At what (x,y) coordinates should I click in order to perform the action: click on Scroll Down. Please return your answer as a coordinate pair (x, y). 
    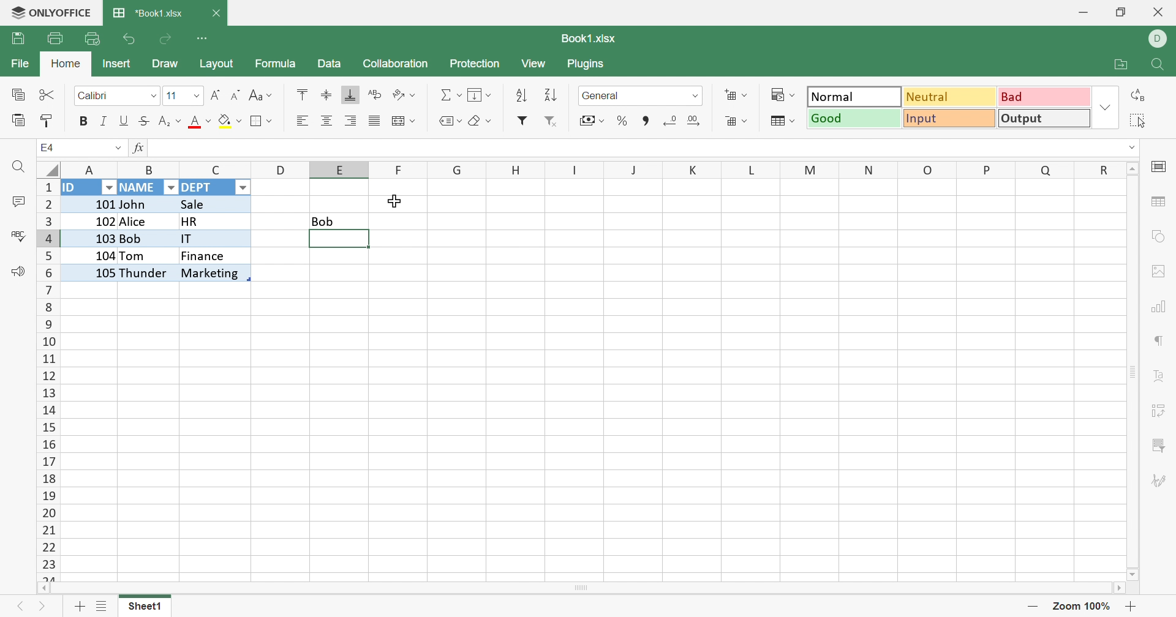
    Looking at the image, I should click on (1133, 572).